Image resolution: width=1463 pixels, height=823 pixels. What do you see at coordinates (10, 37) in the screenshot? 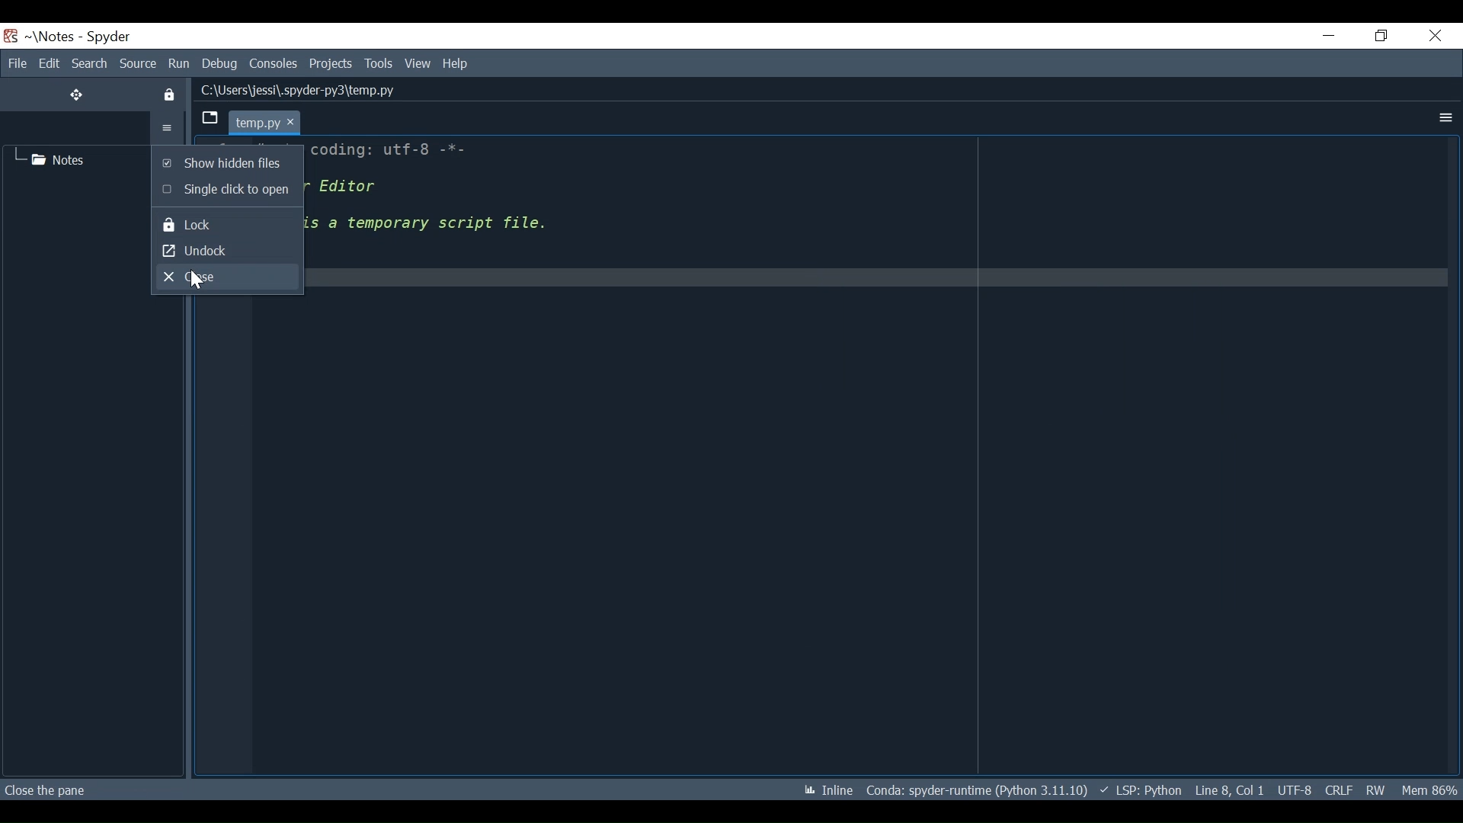
I see `Spyder Desktop Icon` at bounding box center [10, 37].